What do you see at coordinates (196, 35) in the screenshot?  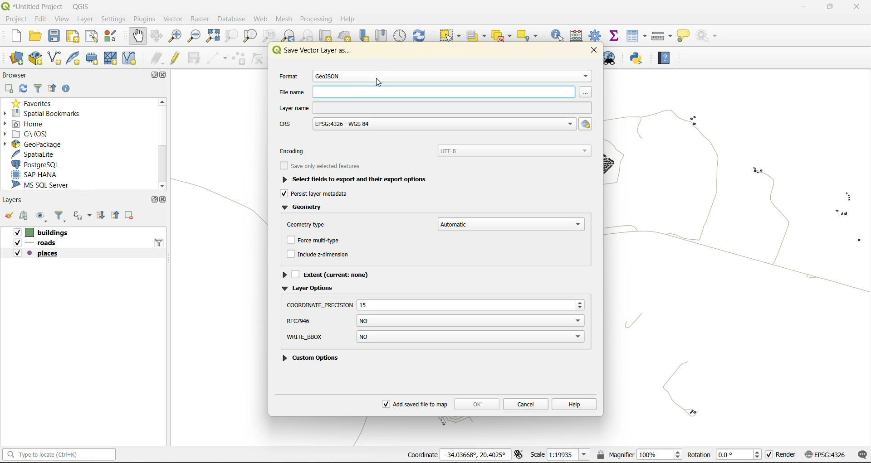 I see `zoom out` at bounding box center [196, 35].